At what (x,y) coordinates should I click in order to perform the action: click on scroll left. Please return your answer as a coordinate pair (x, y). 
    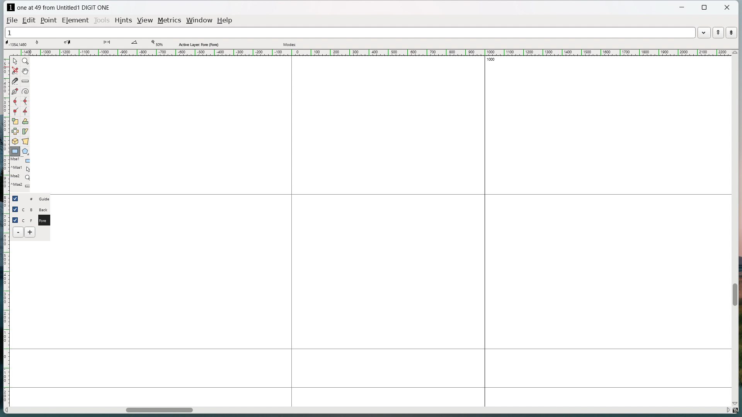
    Looking at the image, I should click on (7, 410).